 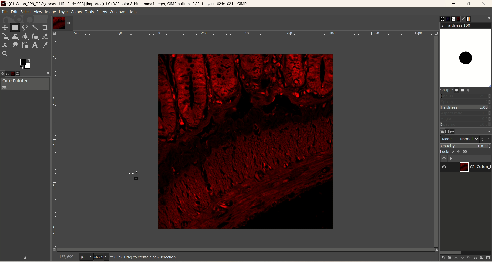 What do you see at coordinates (458, 19) in the screenshot?
I see `document history` at bounding box center [458, 19].